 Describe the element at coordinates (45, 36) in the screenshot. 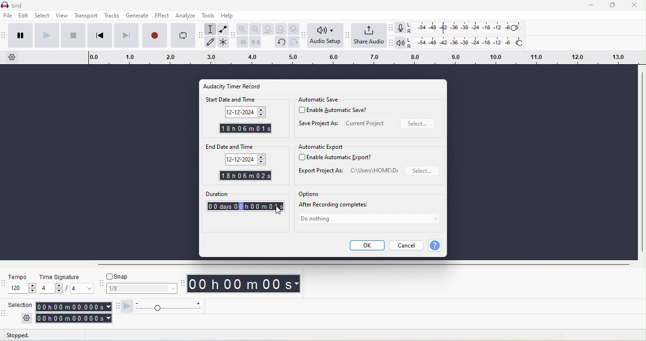

I see `play` at that location.